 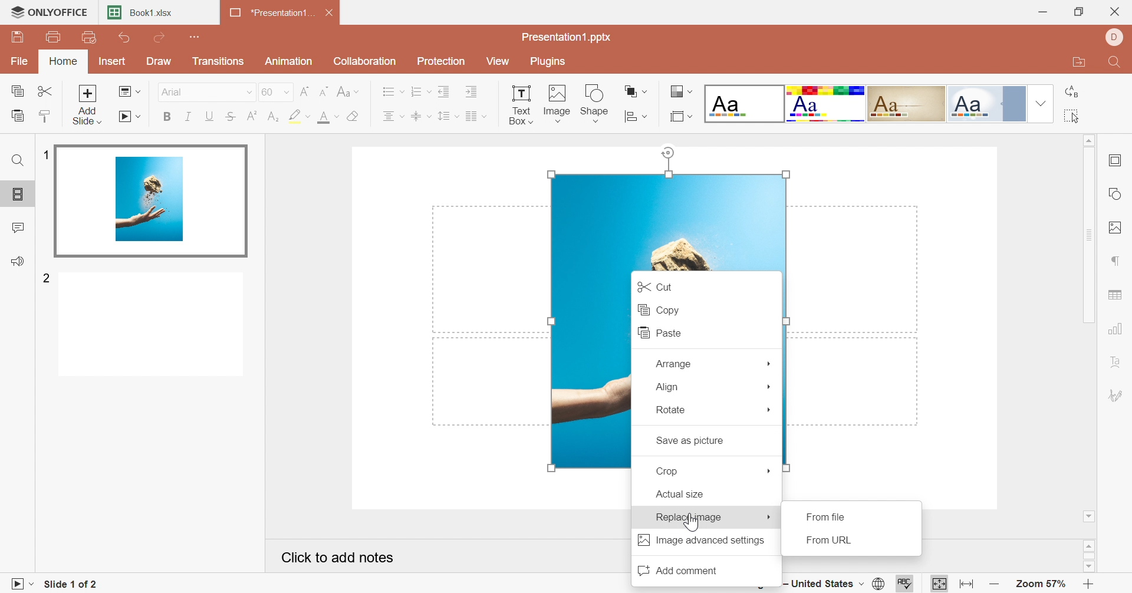 I want to click on Underline, so click(x=209, y=116).